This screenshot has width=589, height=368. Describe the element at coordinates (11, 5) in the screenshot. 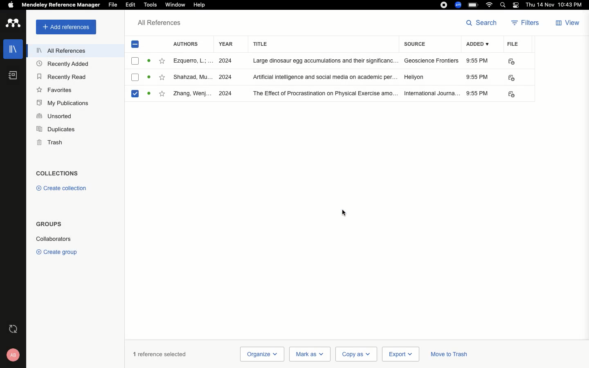

I see `Apple logo` at that location.